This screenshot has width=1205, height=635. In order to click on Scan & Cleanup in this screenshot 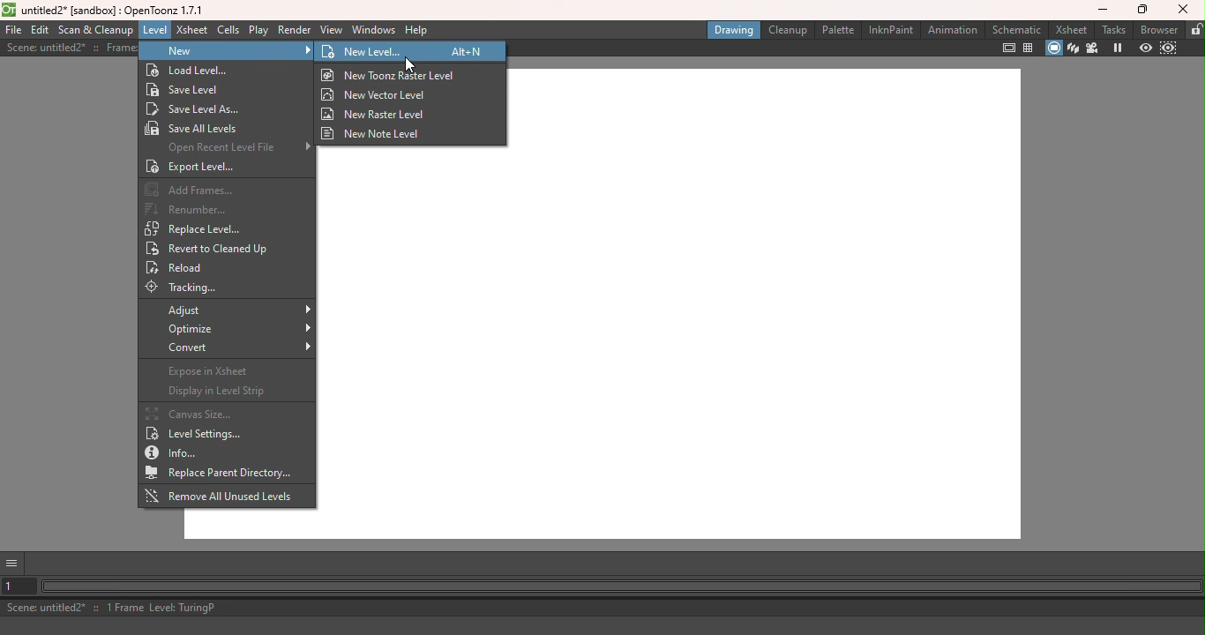, I will do `click(95, 31)`.